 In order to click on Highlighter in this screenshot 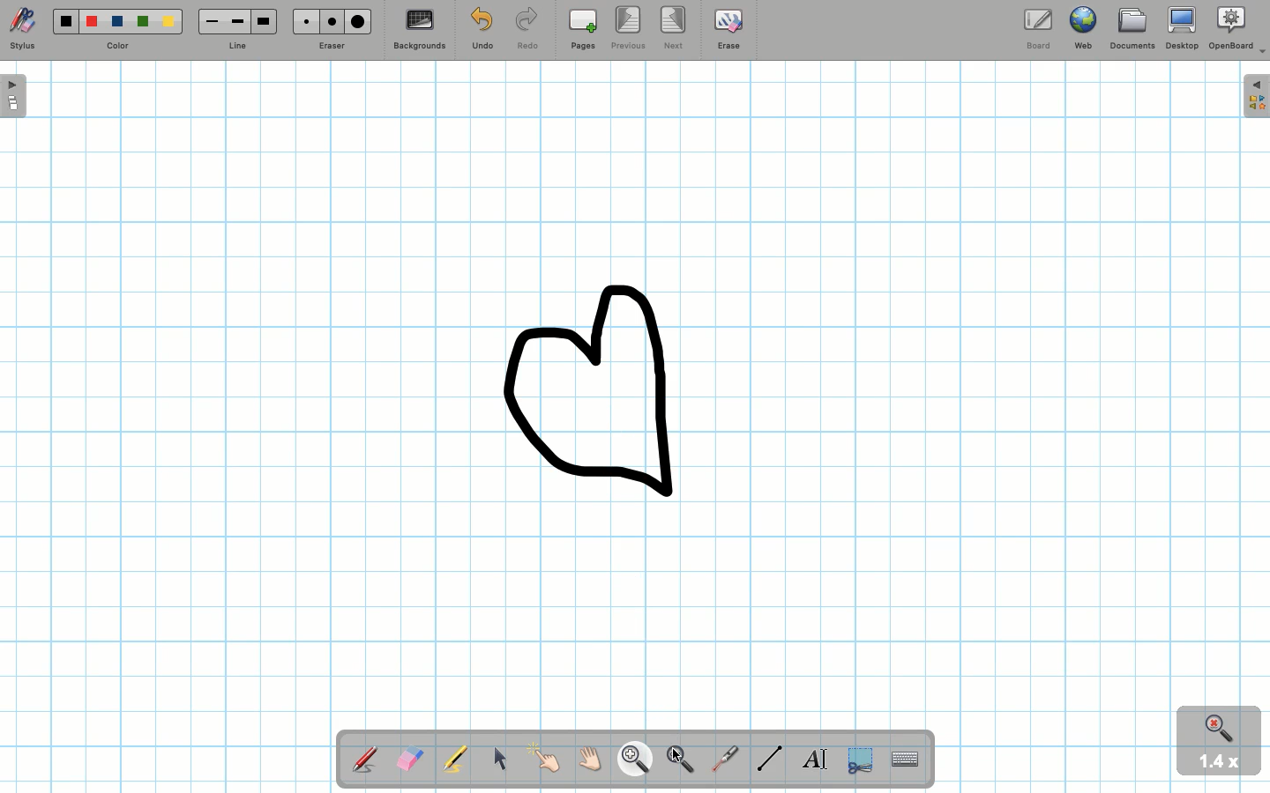, I will do `click(455, 760)`.